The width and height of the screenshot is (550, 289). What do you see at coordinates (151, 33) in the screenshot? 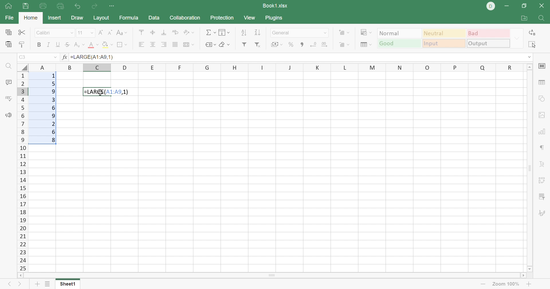
I see `Align Middle` at bounding box center [151, 33].